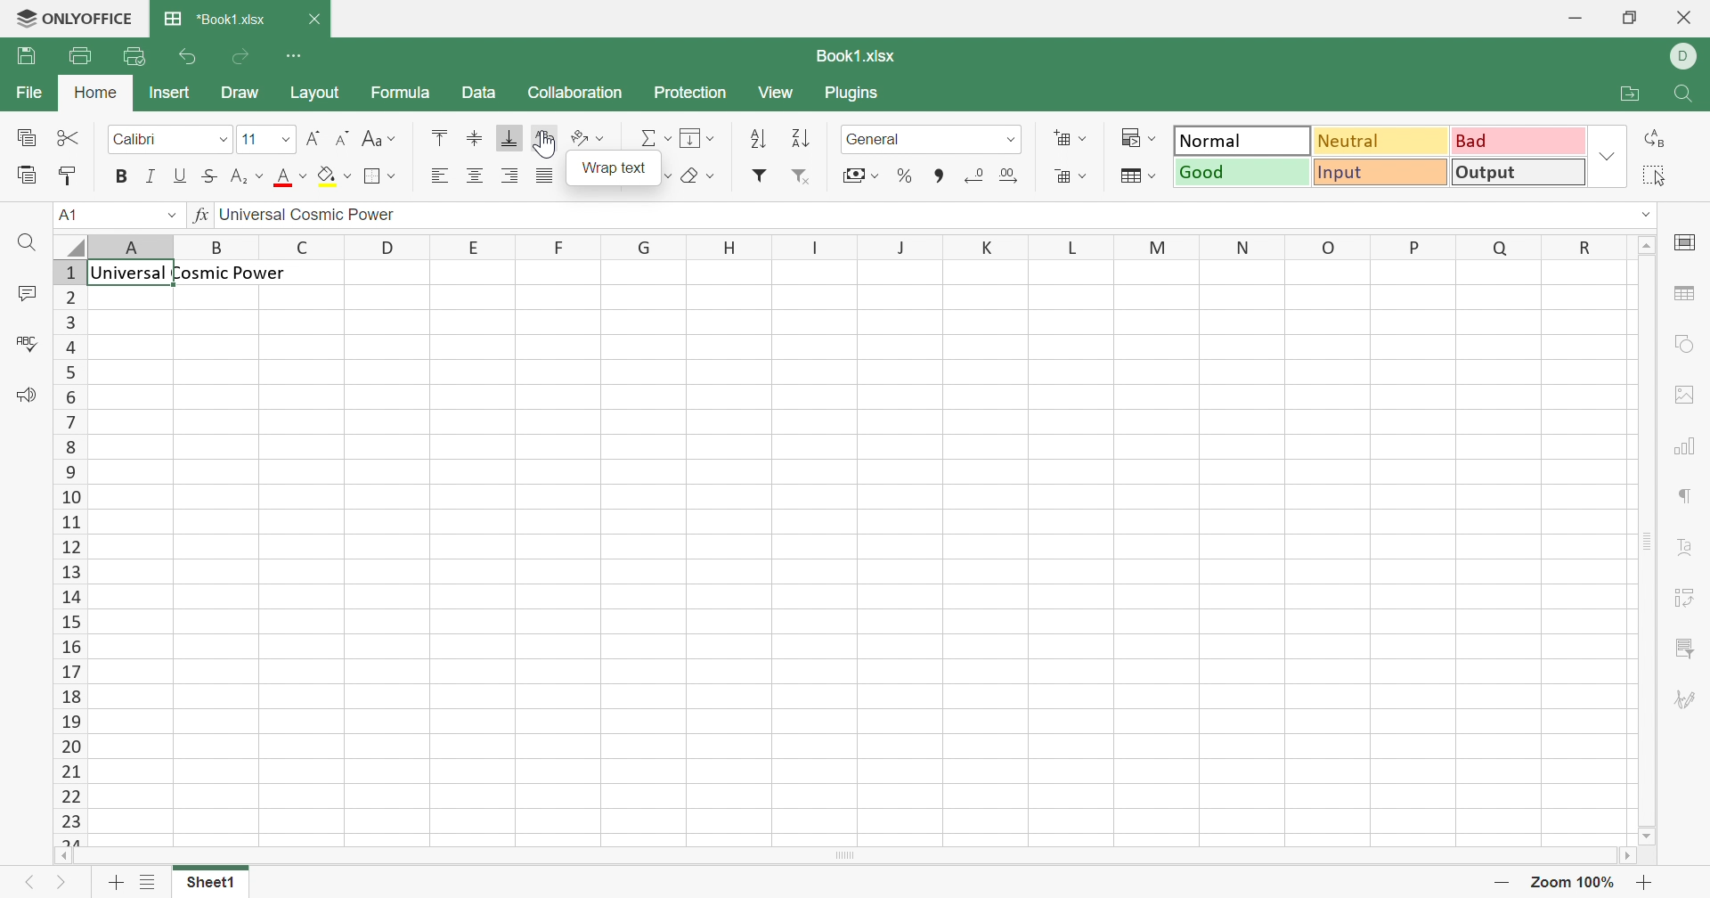 The image size is (1710, 898). Describe the element at coordinates (195, 272) in the screenshot. I see `Universal Cosmic Power` at that location.